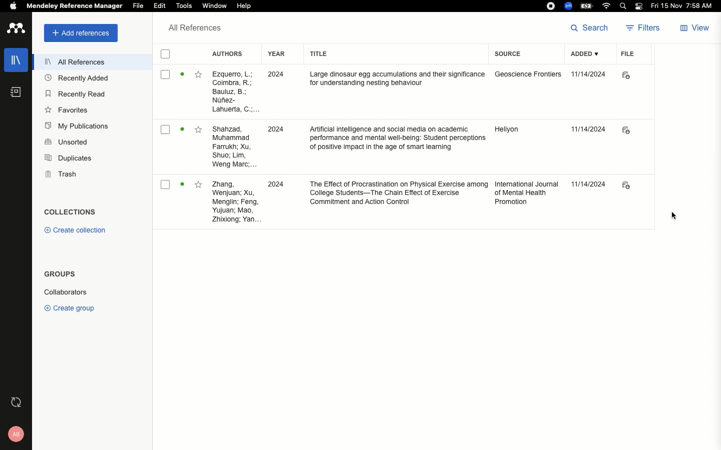 This screenshot has width=721, height=450. I want to click on Create collection, so click(73, 230).